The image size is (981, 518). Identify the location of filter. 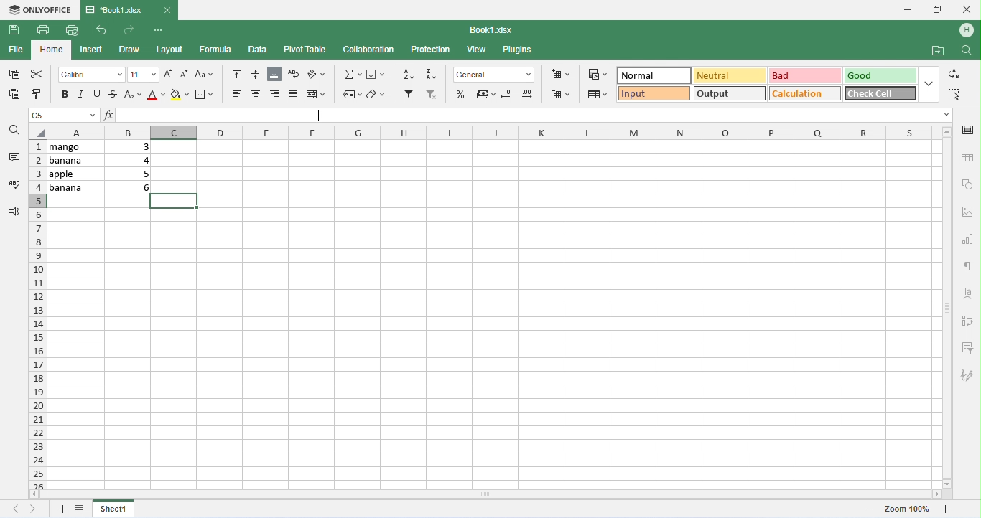
(409, 95).